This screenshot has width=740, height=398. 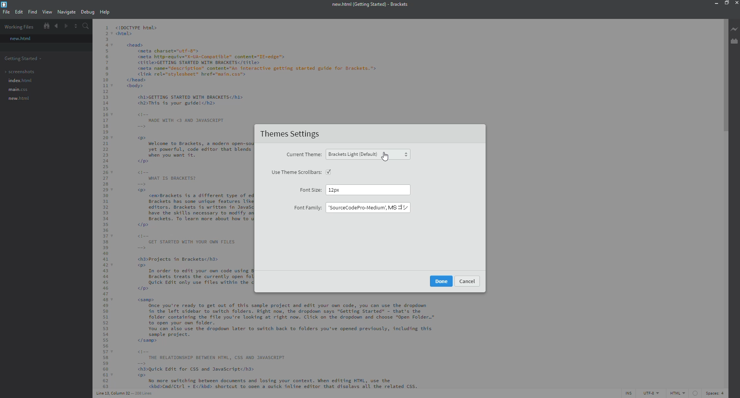 What do you see at coordinates (329, 172) in the screenshot?
I see `select` at bounding box center [329, 172].